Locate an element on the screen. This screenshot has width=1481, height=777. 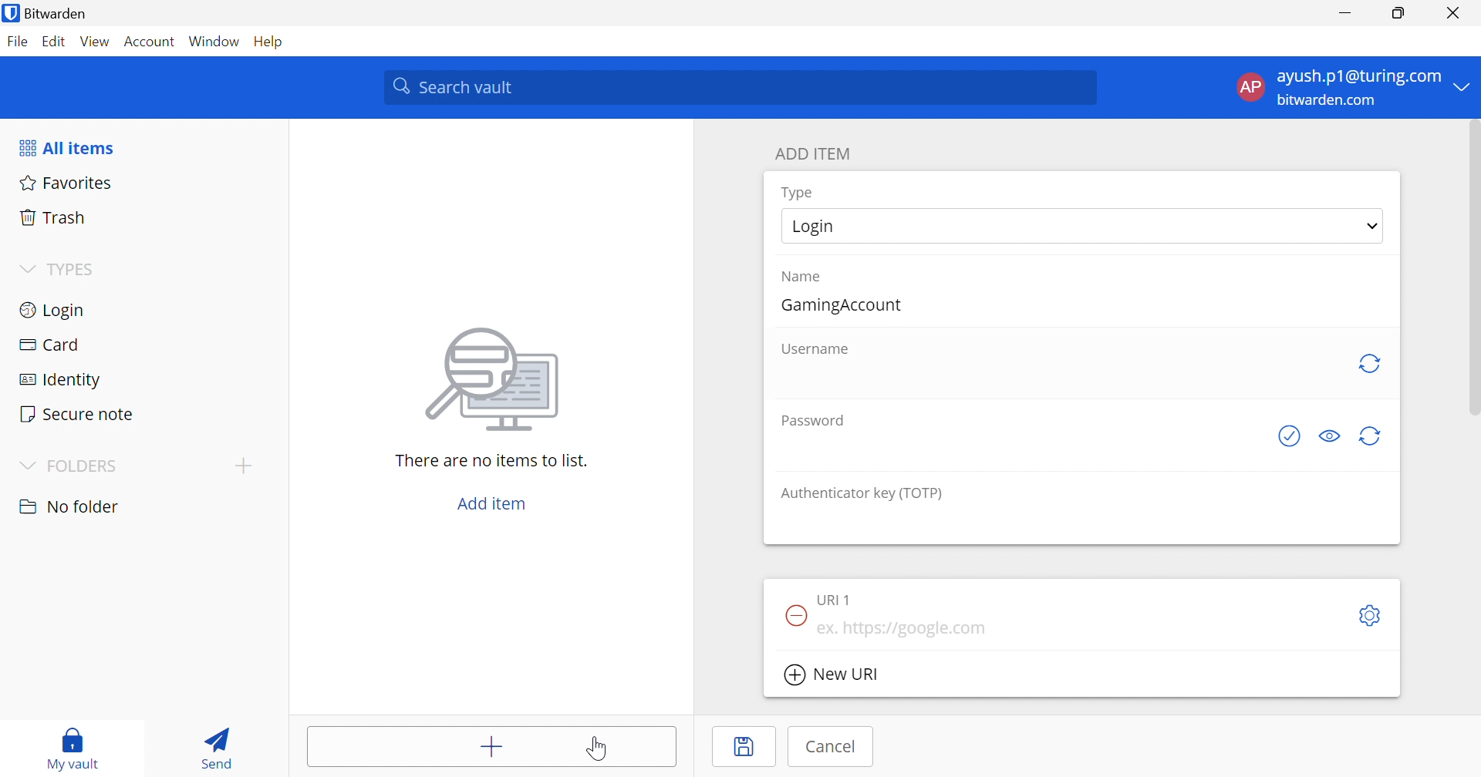
ADD ITEM is located at coordinates (817, 155).